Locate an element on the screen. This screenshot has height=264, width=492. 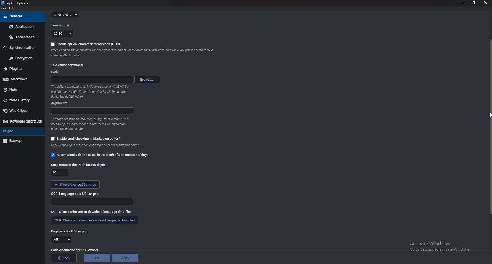
Language data is located at coordinates (93, 202).